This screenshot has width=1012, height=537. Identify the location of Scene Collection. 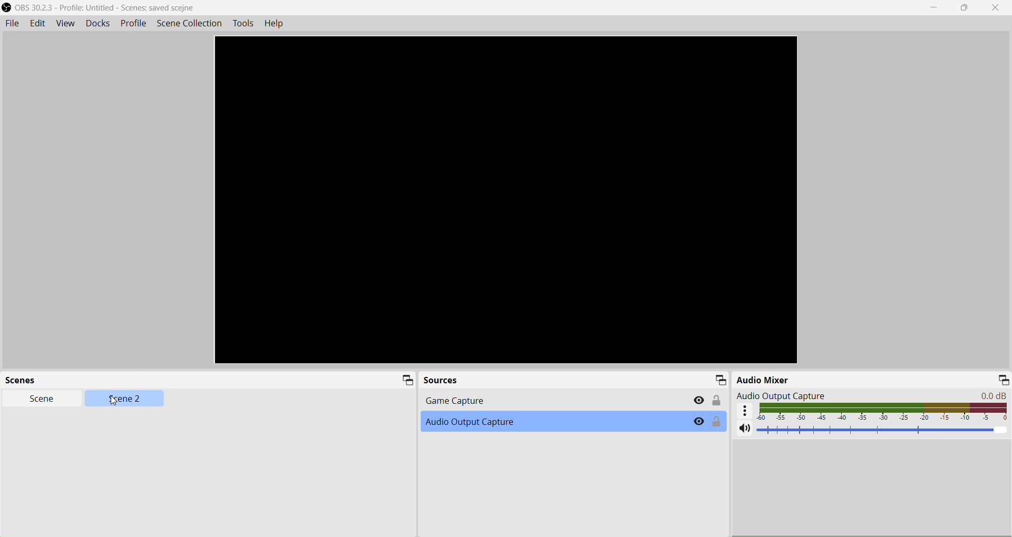
(190, 24).